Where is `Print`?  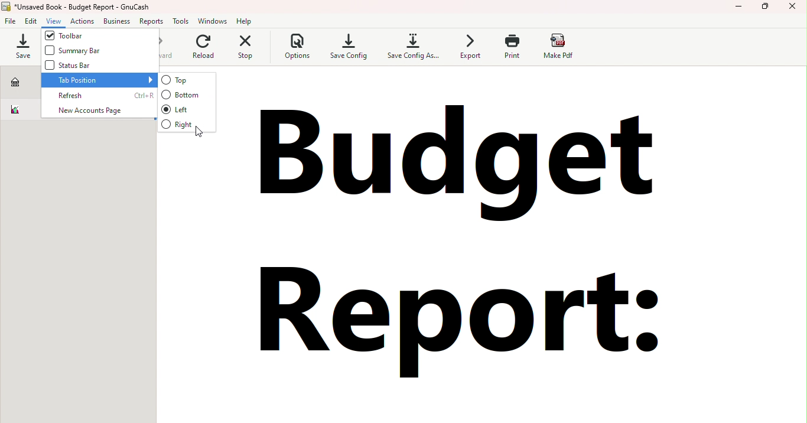
Print is located at coordinates (509, 47).